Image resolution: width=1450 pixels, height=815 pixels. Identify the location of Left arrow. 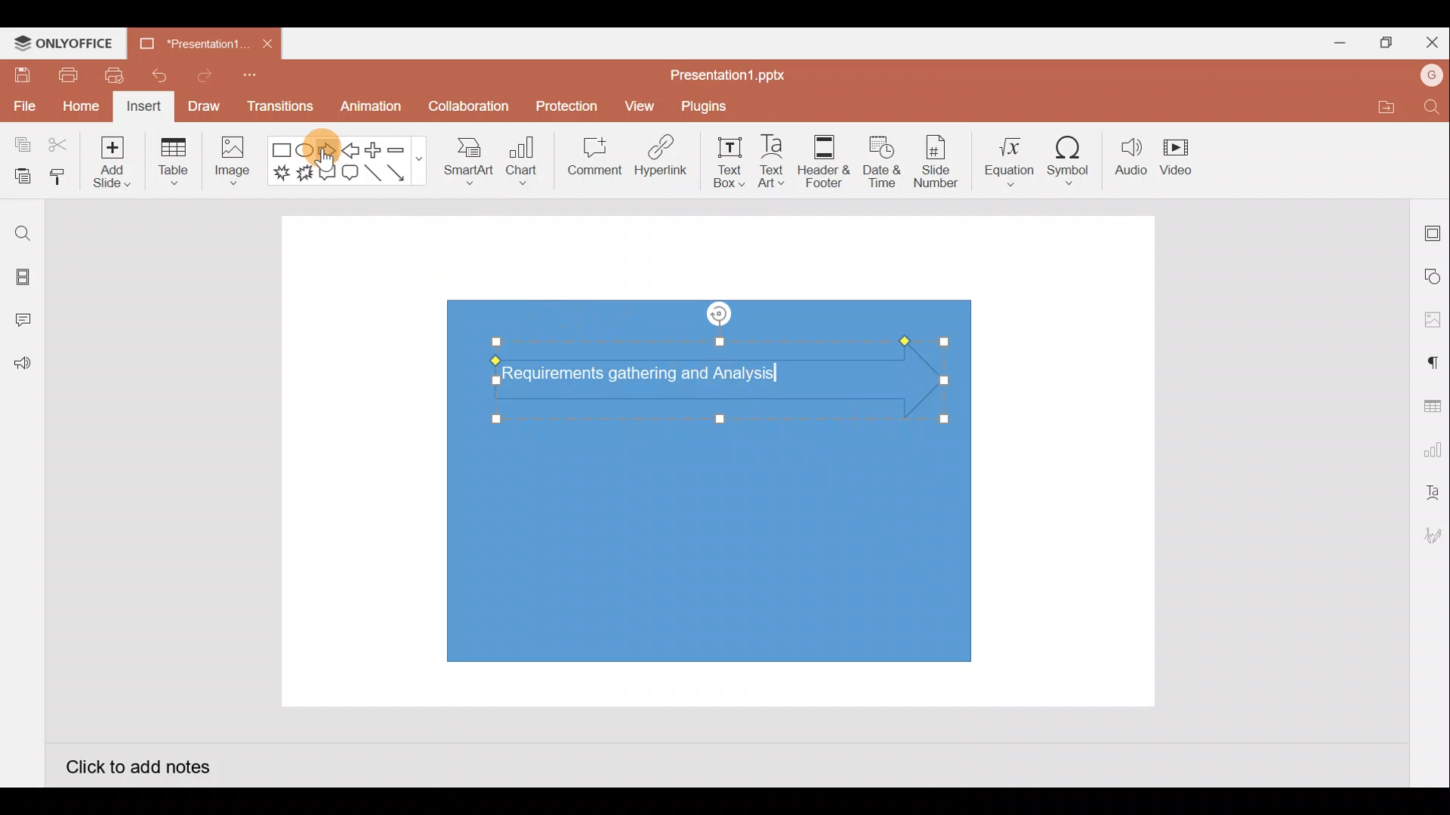
(352, 150).